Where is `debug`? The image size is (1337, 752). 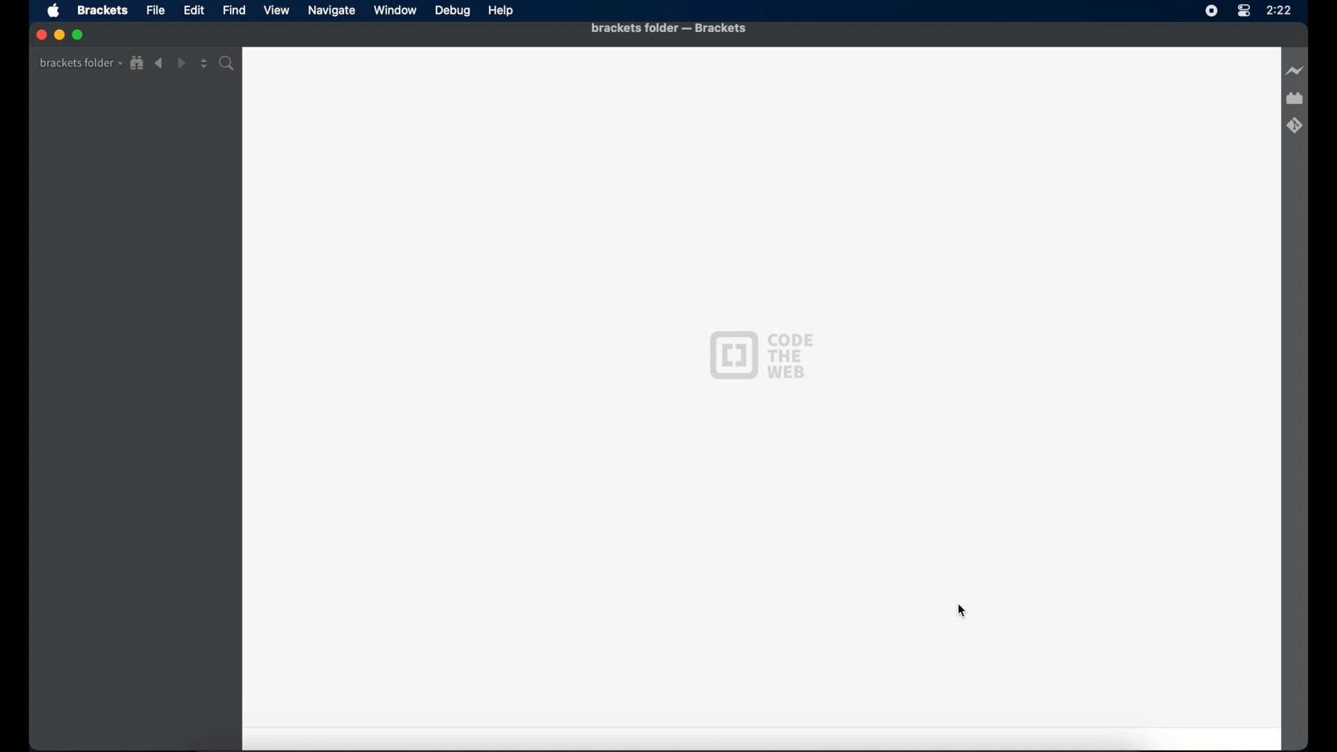 debug is located at coordinates (453, 12).